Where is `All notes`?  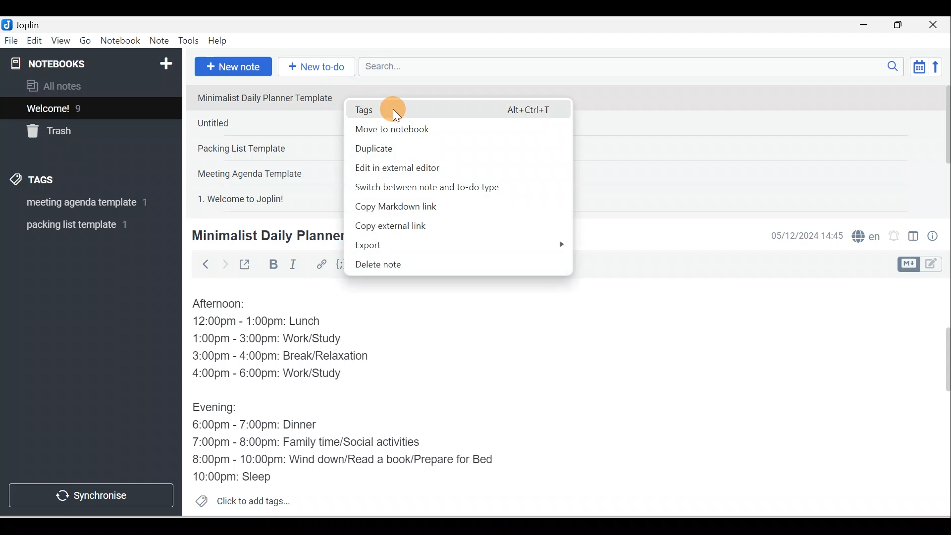
All notes is located at coordinates (90, 86).